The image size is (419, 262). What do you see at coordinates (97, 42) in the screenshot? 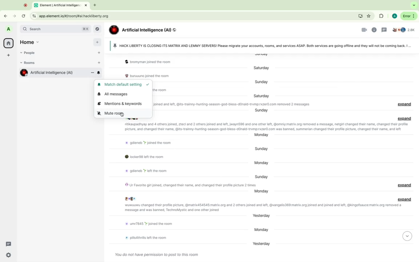
I see `Add` at bounding box center [97, 42].